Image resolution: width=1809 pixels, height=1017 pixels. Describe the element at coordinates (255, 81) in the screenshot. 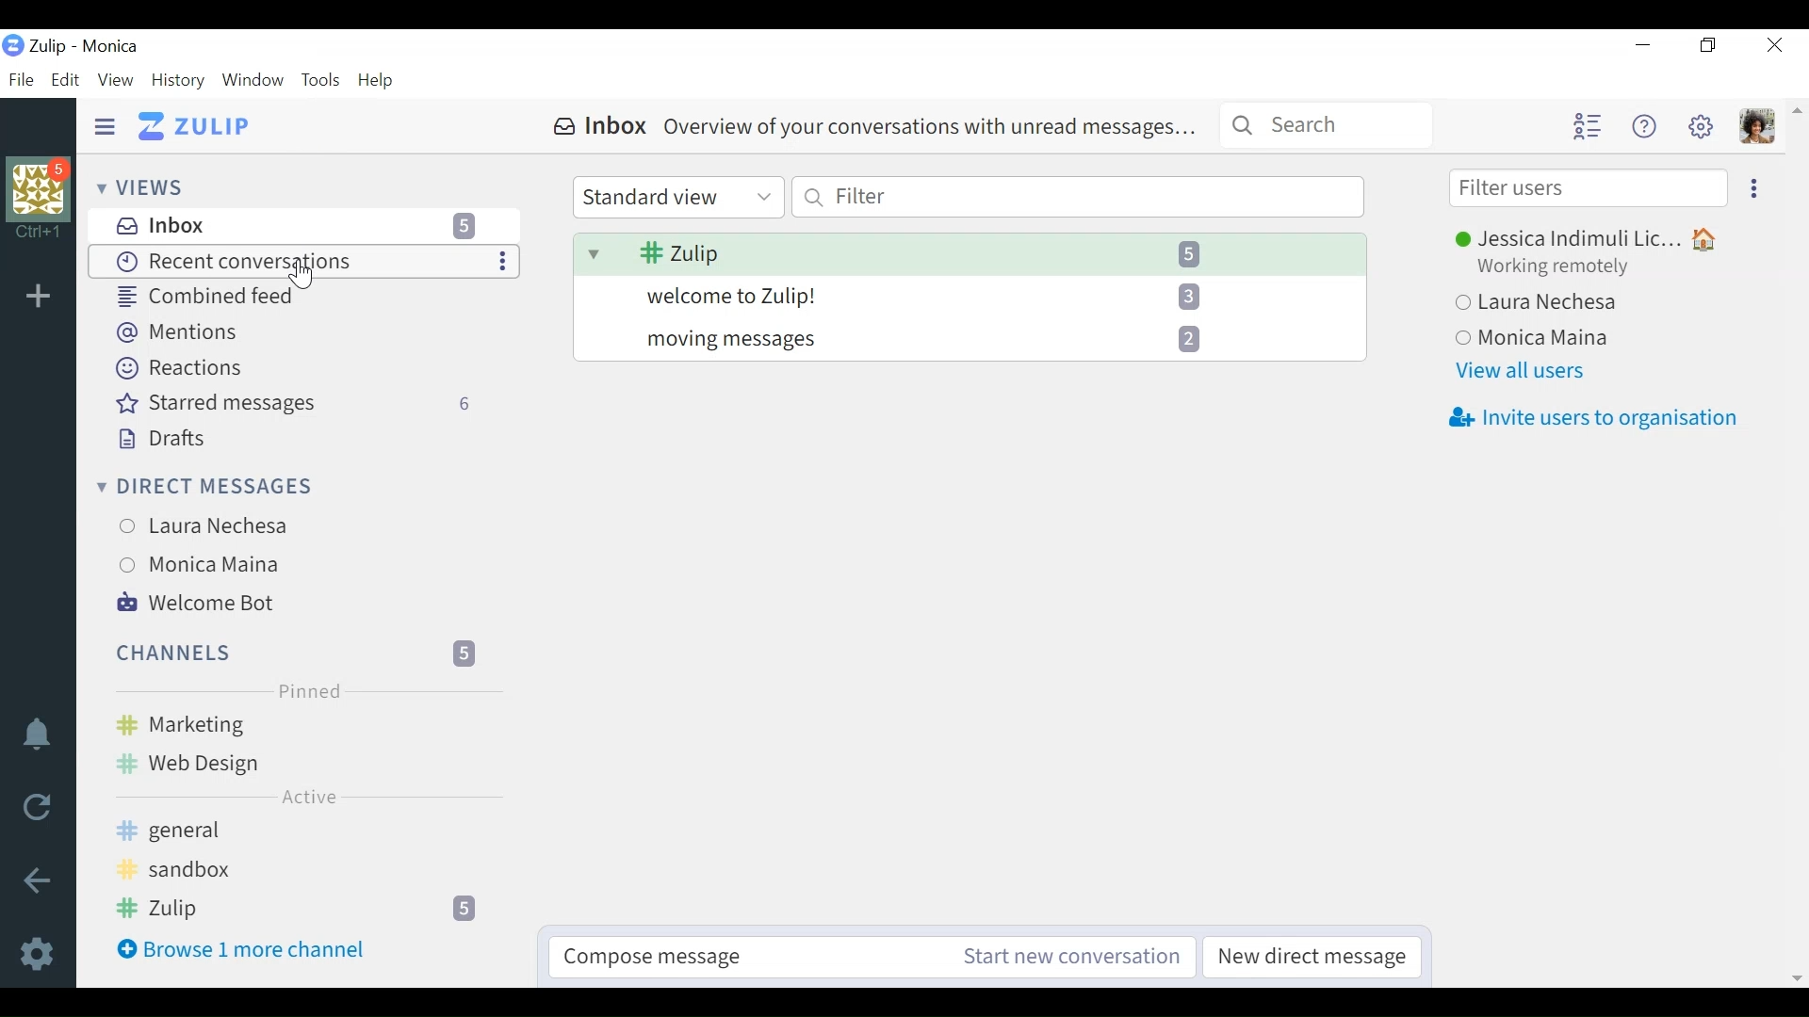

I see `Window` at that location.